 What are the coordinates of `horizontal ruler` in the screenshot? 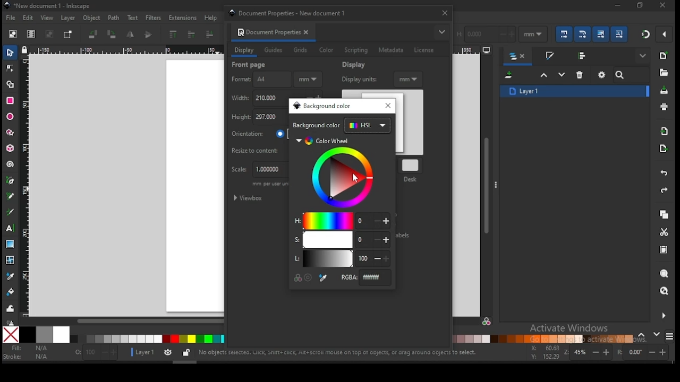 It's located at (474, 51).